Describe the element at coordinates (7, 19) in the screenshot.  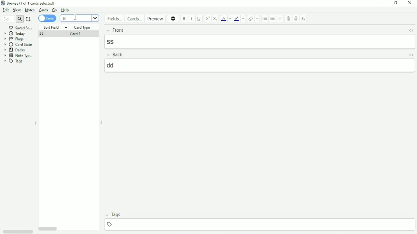
I see `Search in sidebar` at that location.